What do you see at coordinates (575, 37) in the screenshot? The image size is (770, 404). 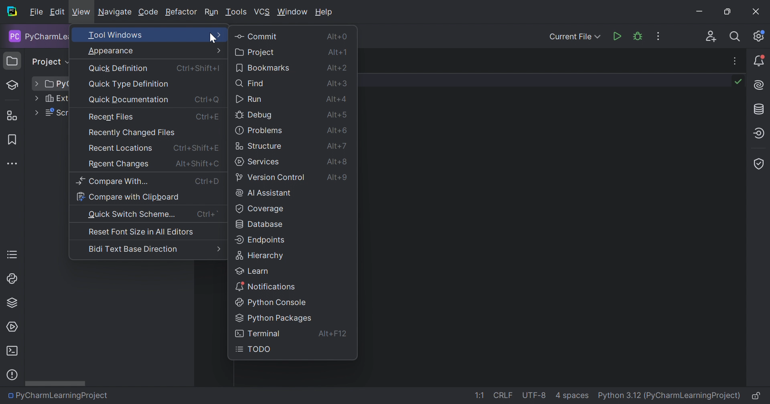 I see `Current File` at bounding box center [575, 37].